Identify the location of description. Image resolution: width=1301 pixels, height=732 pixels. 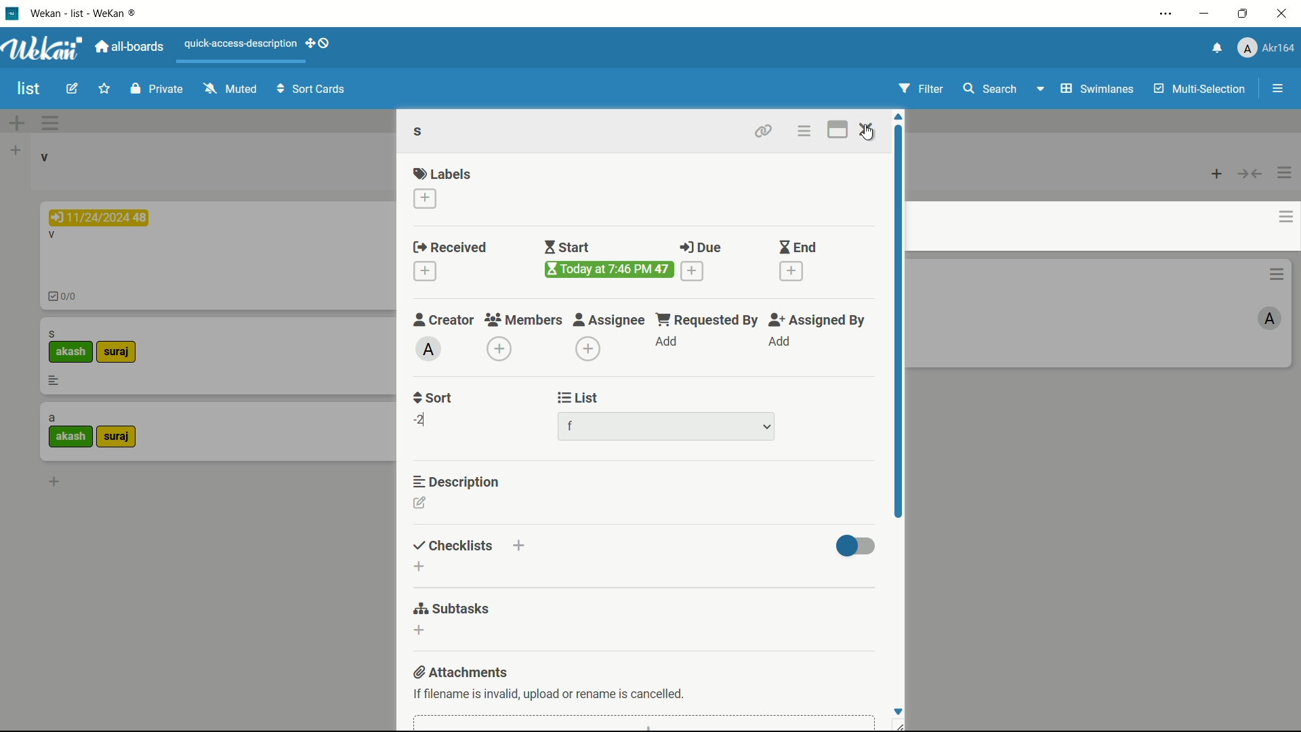
(457, 481).